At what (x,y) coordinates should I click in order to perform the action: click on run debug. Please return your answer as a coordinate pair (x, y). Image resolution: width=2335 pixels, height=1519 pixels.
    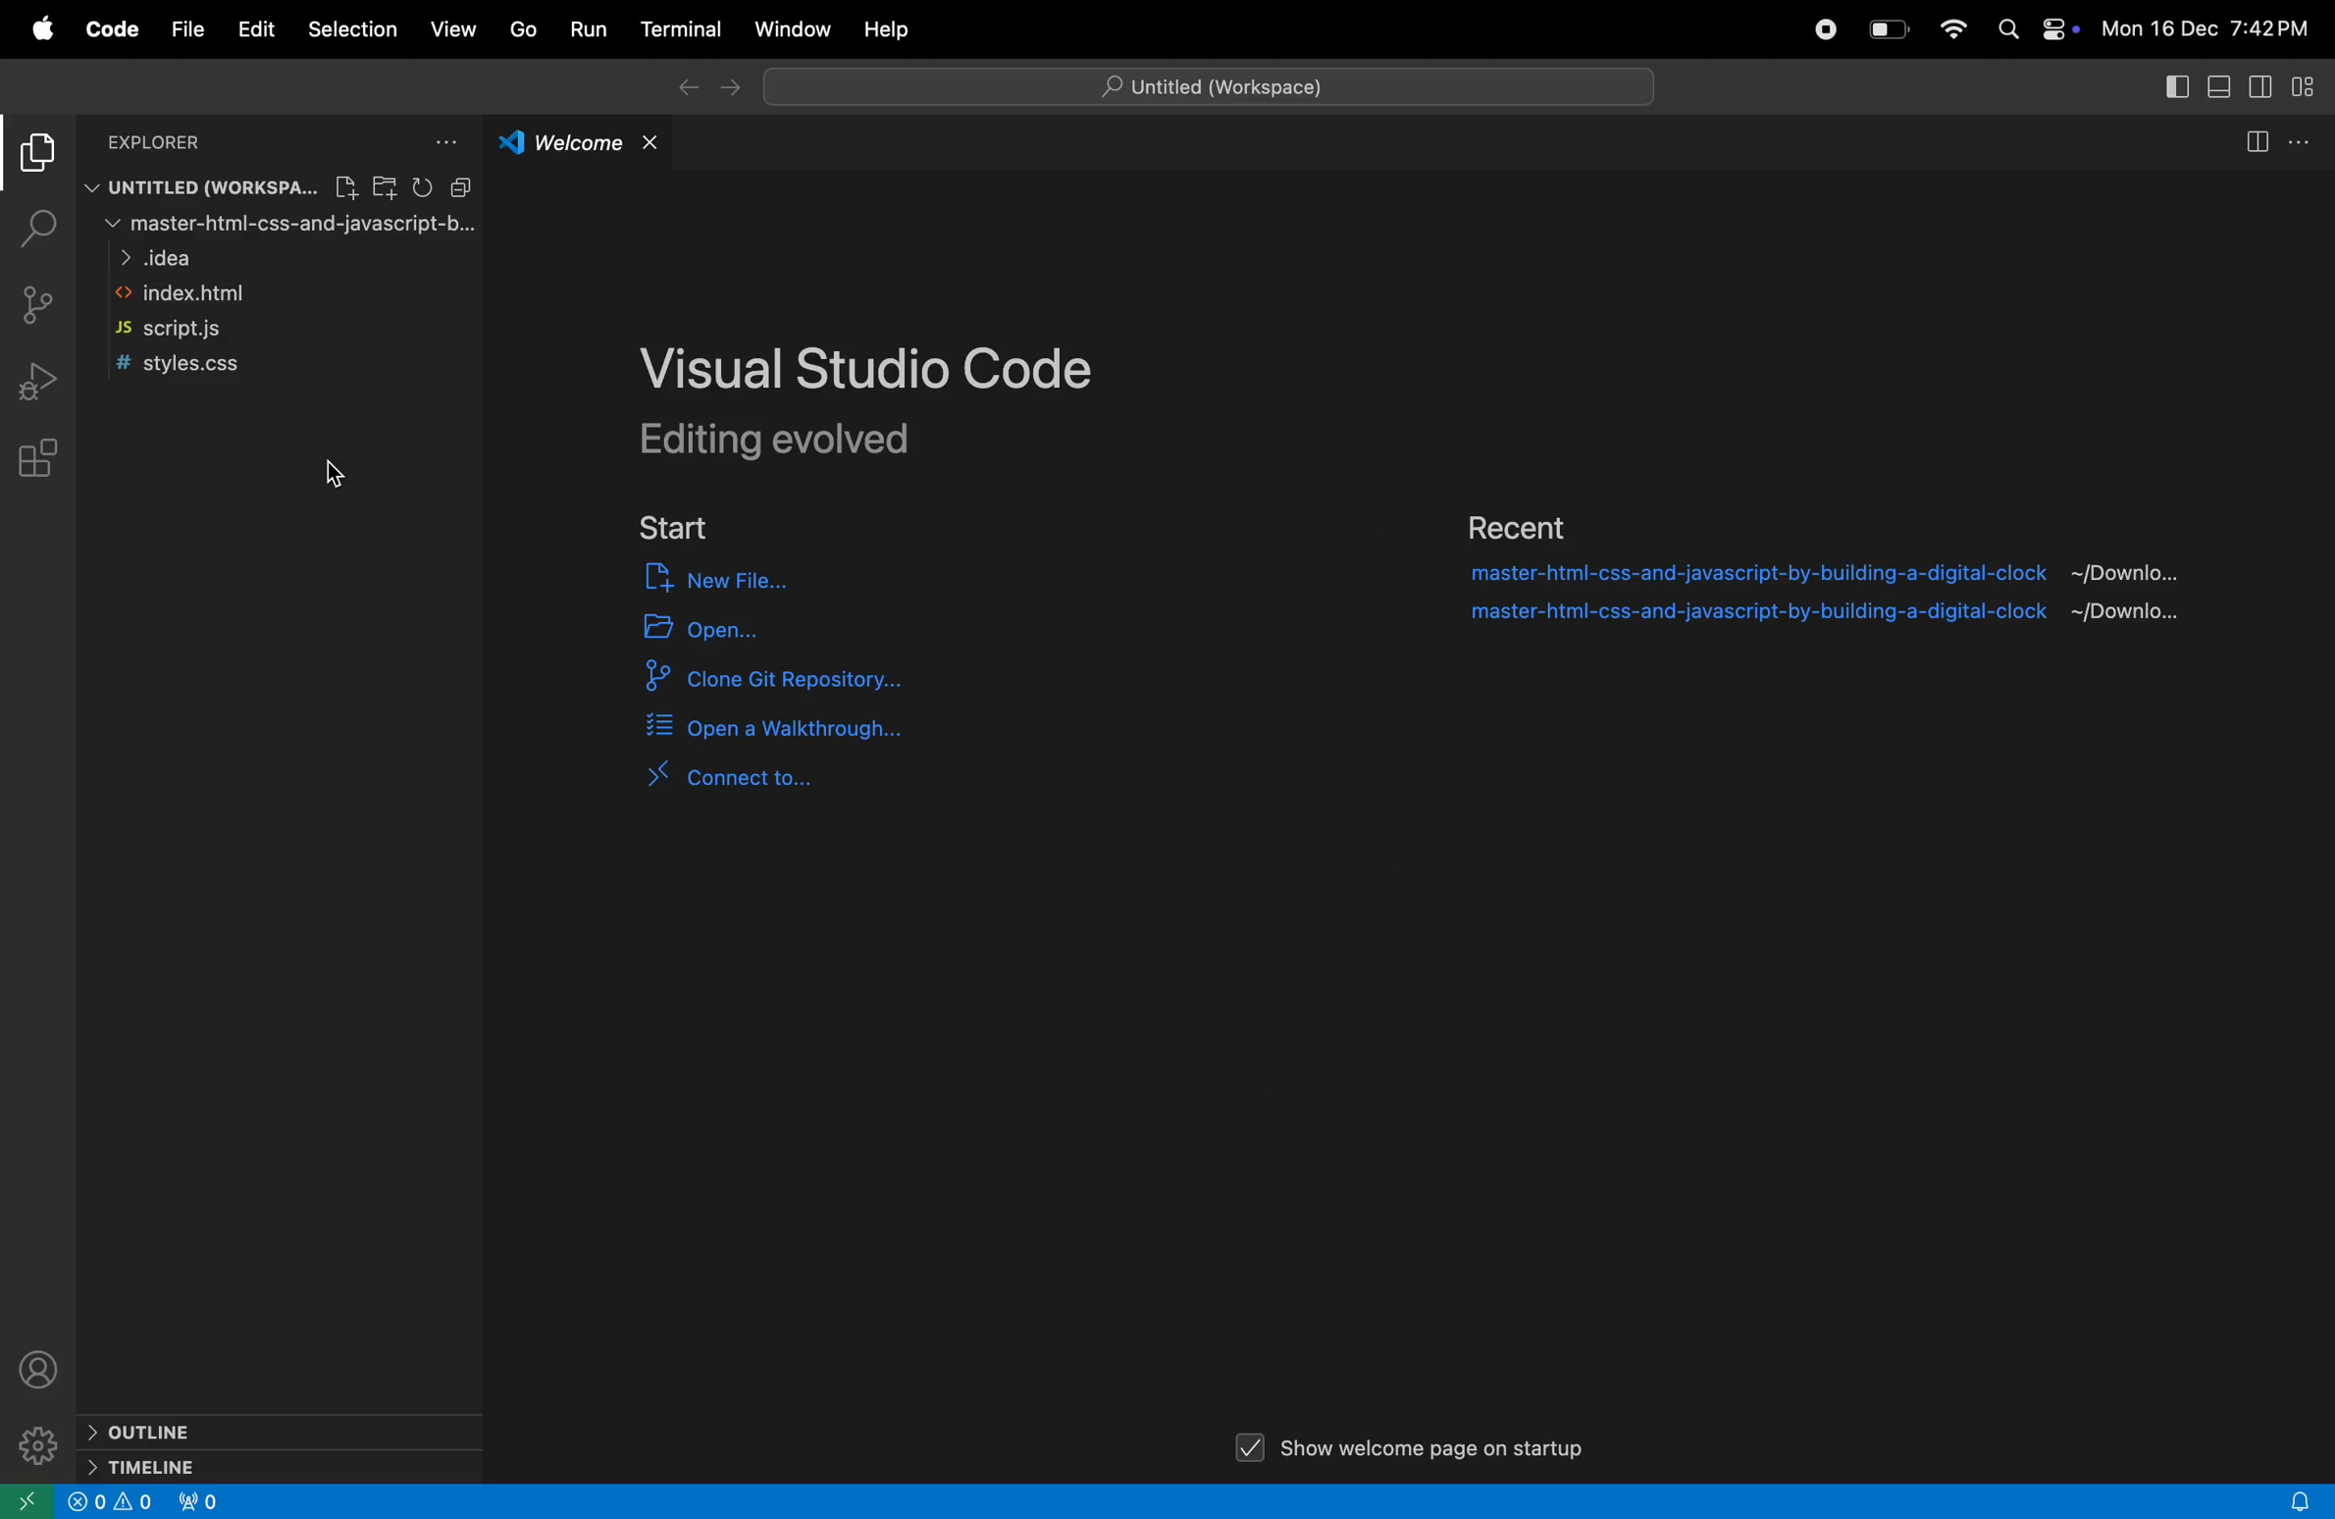
    Looking at the image, I should click on (36, 379).